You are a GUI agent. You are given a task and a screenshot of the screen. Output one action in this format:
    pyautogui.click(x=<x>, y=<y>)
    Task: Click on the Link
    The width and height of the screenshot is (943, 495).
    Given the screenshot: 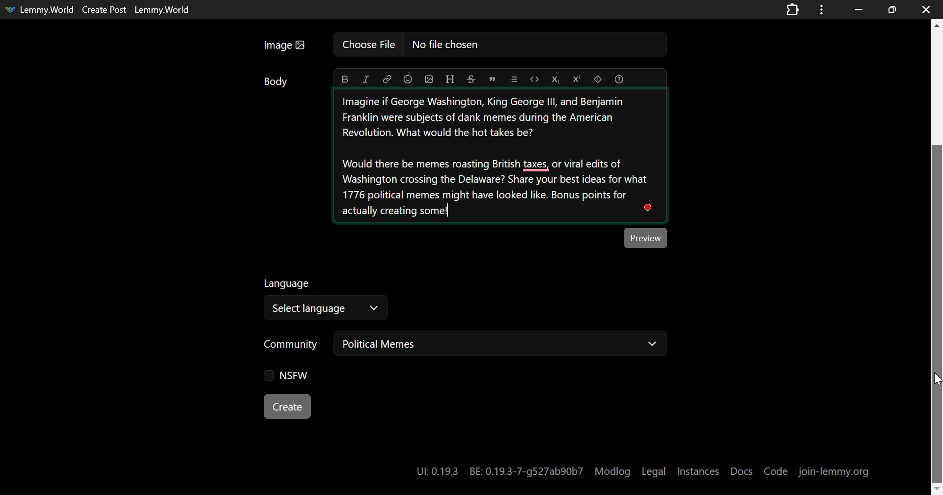 What is the action you would take?
    pyautogui.click(x=387, y=80)
    